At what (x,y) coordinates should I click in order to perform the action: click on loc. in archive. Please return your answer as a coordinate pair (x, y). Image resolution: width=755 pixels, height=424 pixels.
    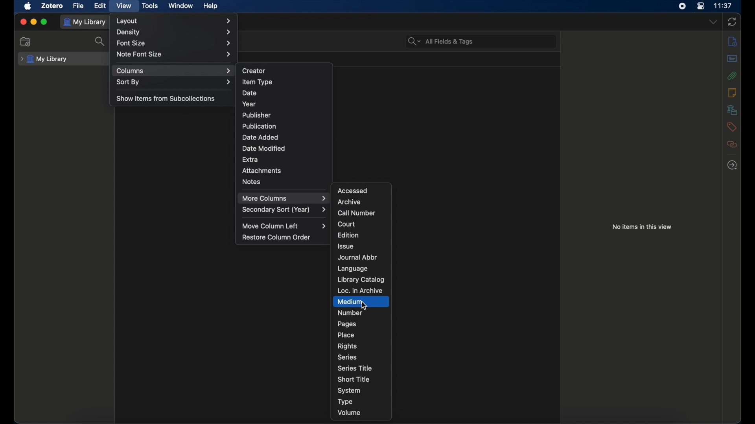
    Looking at the image, I should click on (360, 291).